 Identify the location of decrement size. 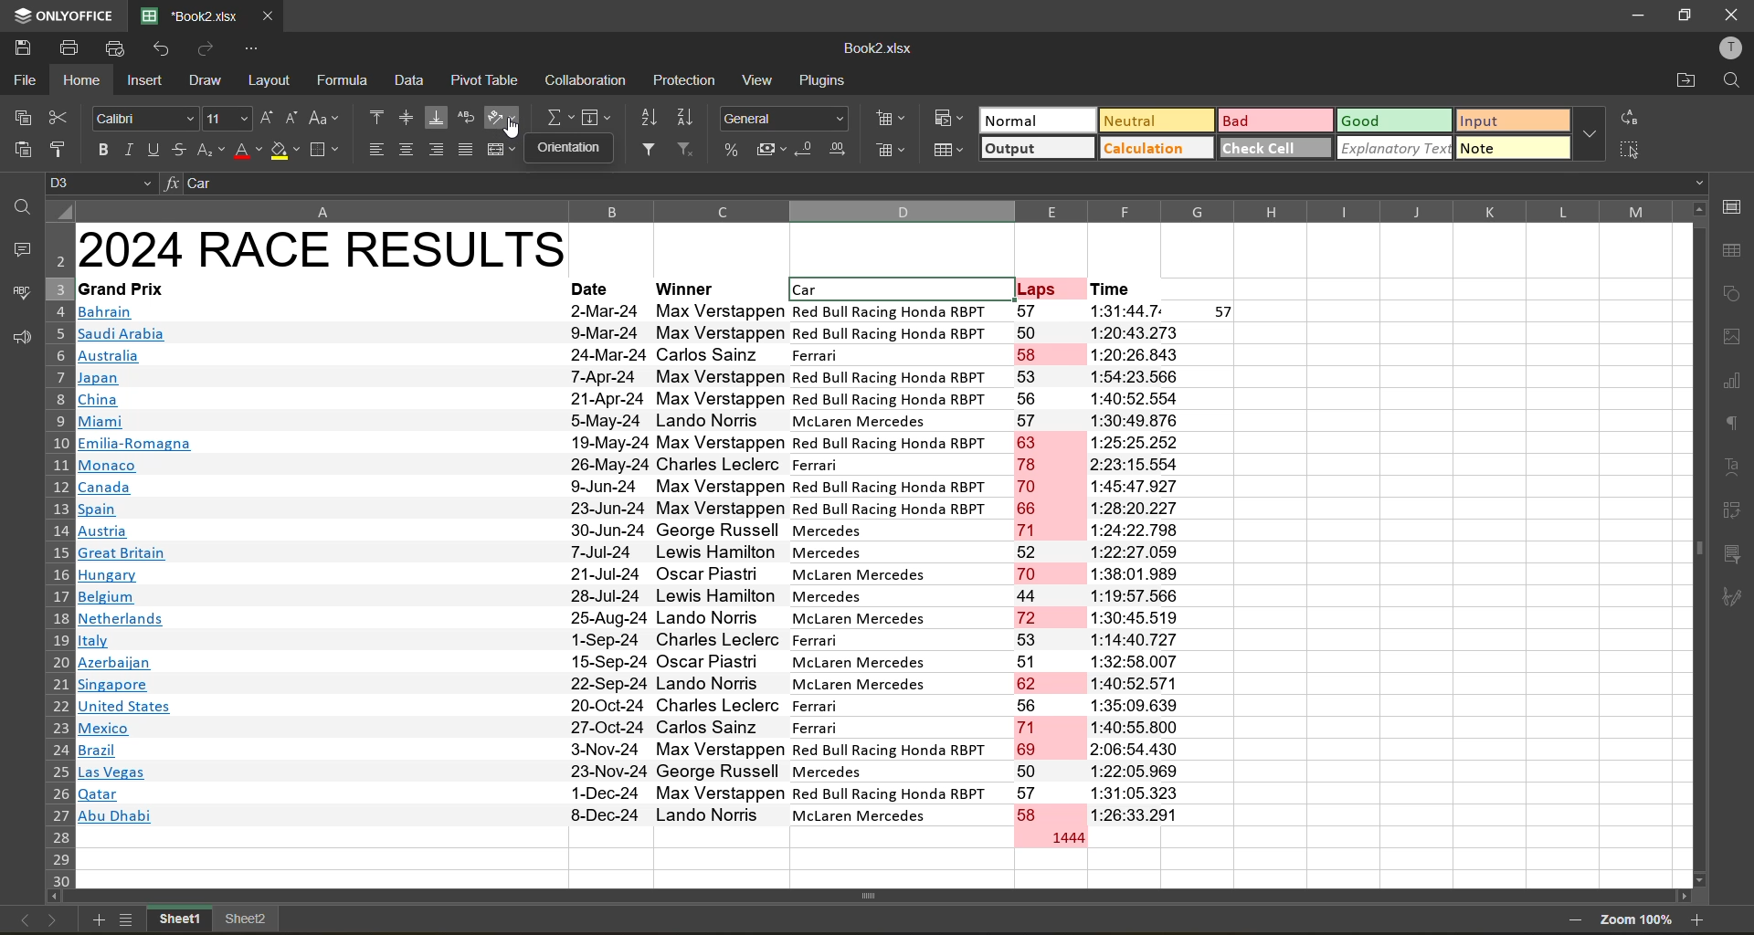
(295, 119).